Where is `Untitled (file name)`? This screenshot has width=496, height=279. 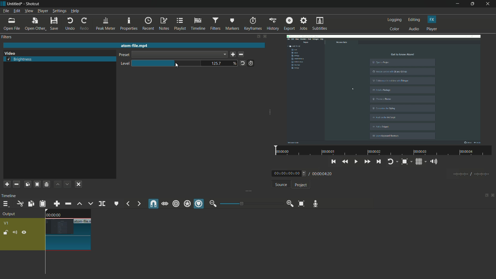 Untitled (file name) is located at coordinates (16, 4).